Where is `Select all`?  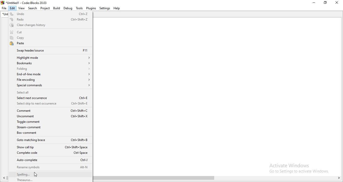 Select all is located at coordinates (49, 92).